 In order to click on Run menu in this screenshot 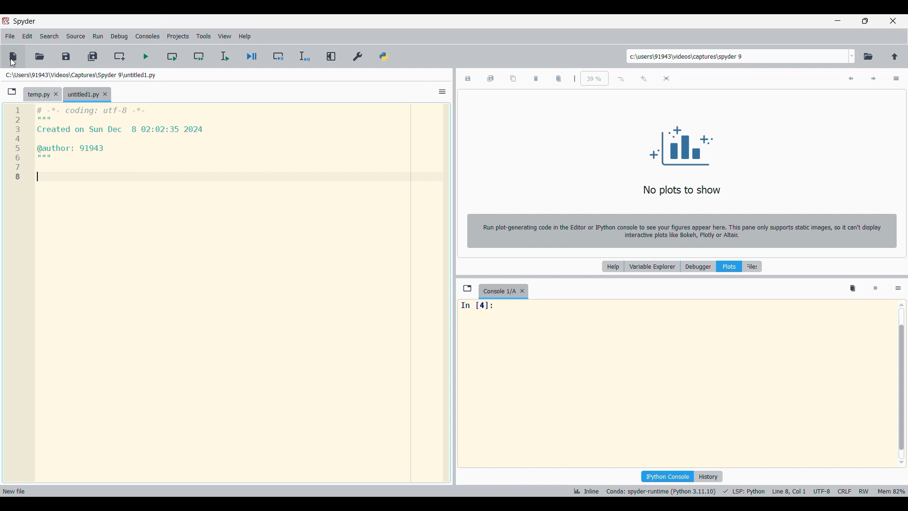, I will do `click(98, 36)`.